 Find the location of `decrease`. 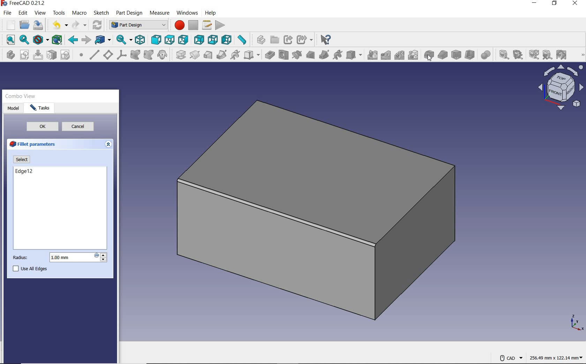

decrease is located at coordinates (104, 260).